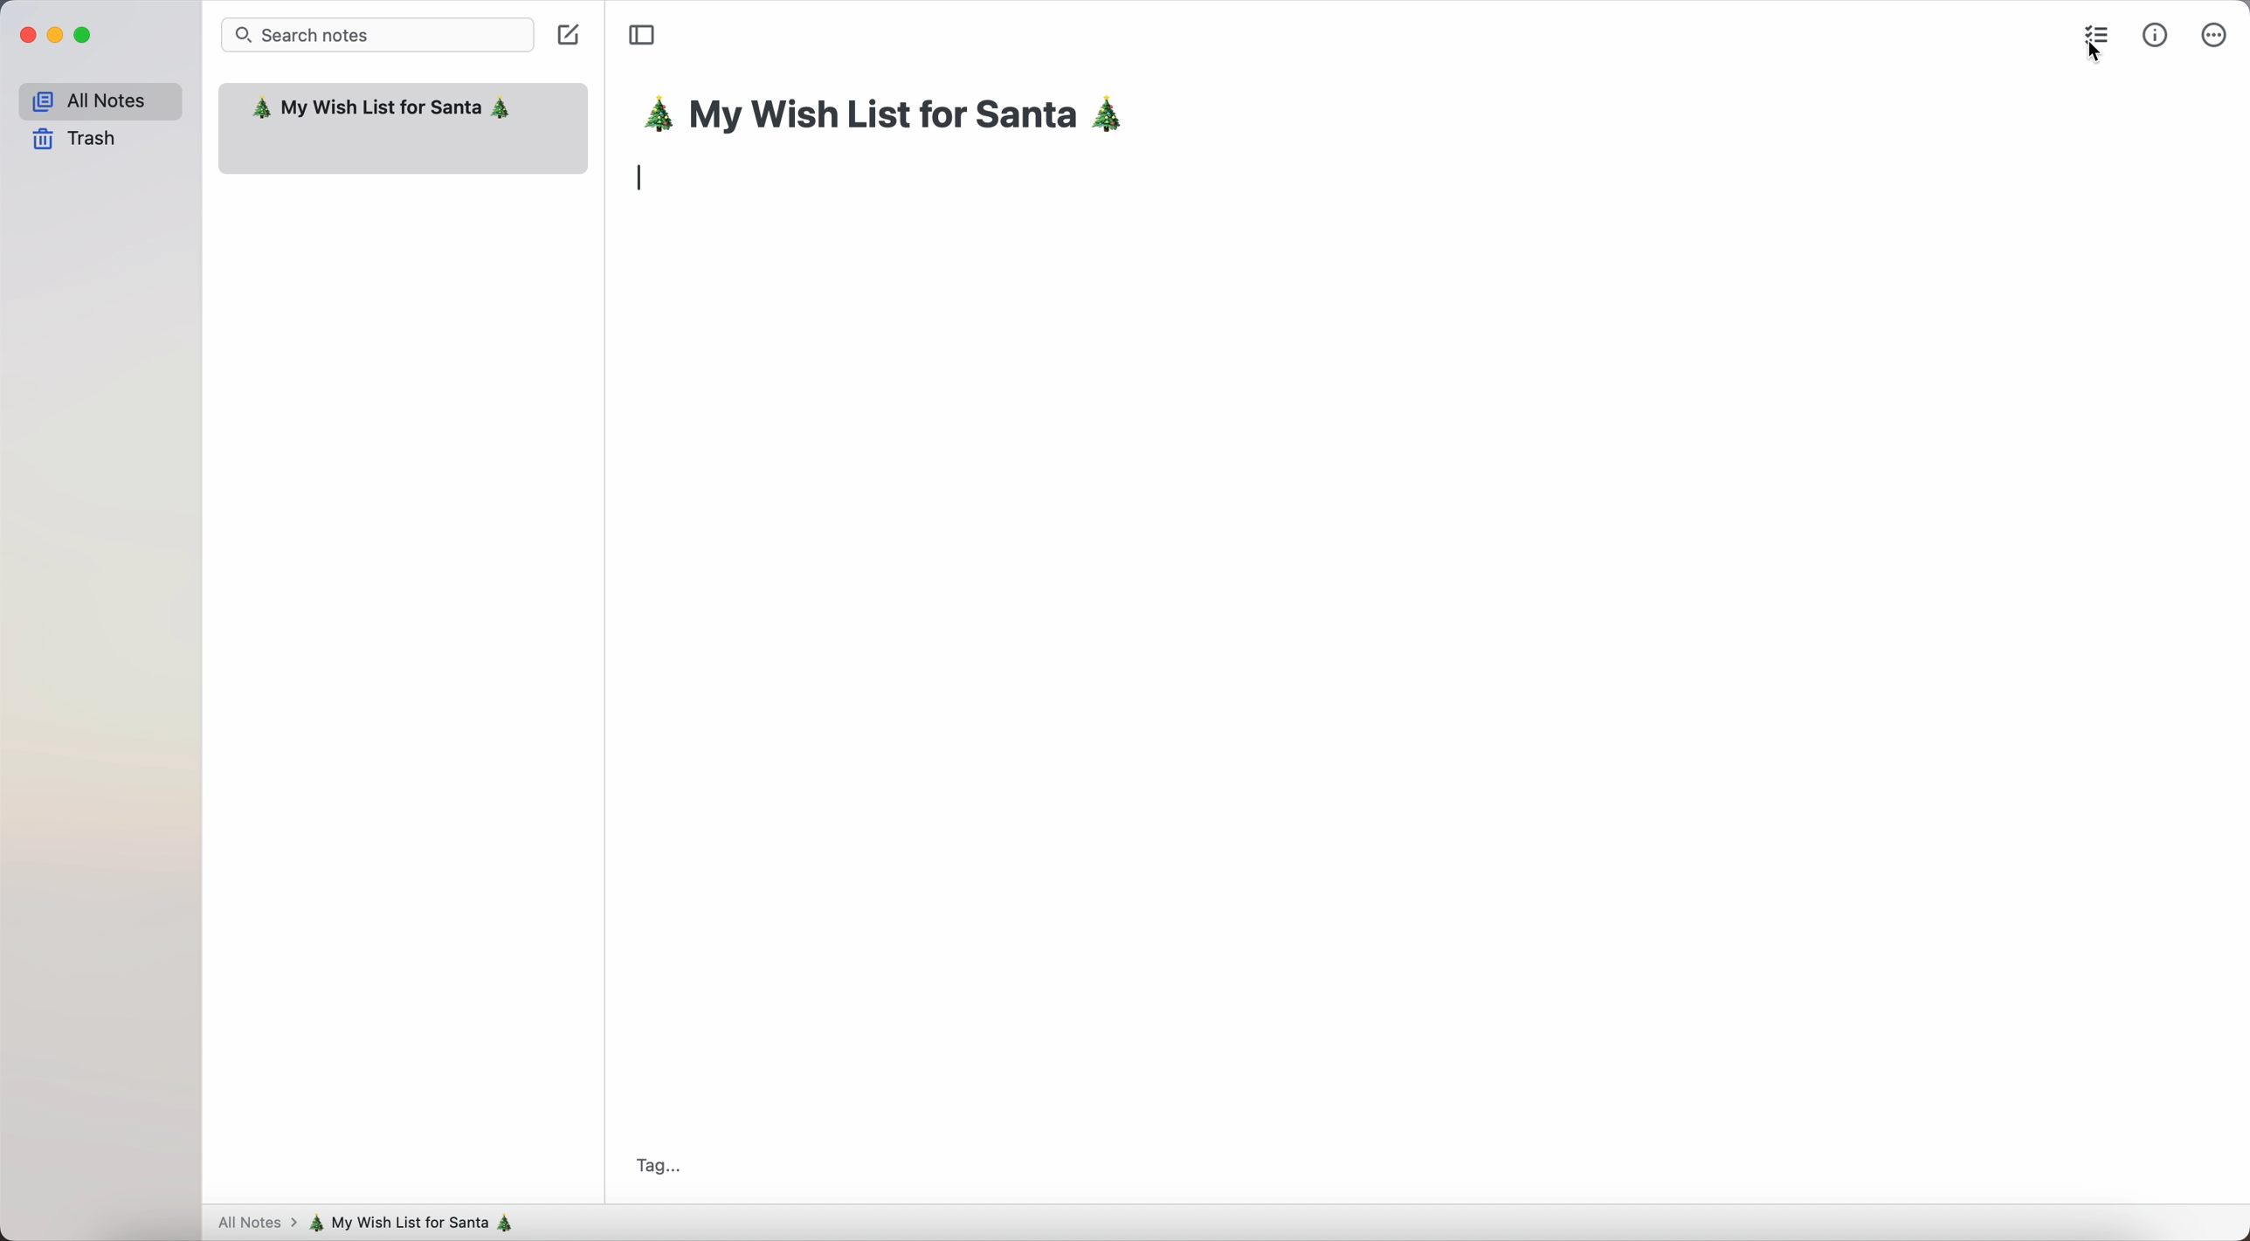 The height and width of the screenshot is (1241, 2250). What do you see at coordinates (2156, 34) in the screenshot?
I see `metrics` at bounding box center [2156, 34].